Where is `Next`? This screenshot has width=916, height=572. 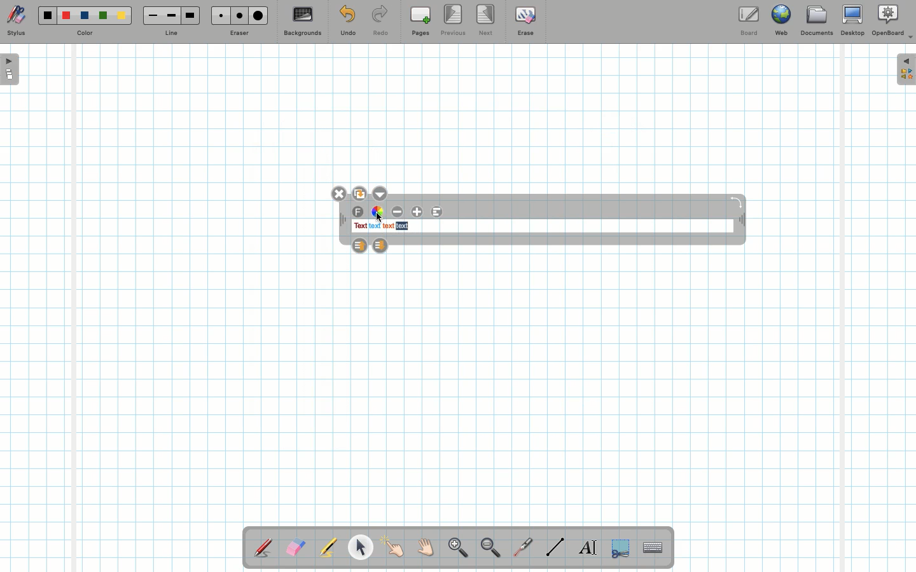 Next is located at coordinates (487, 19).